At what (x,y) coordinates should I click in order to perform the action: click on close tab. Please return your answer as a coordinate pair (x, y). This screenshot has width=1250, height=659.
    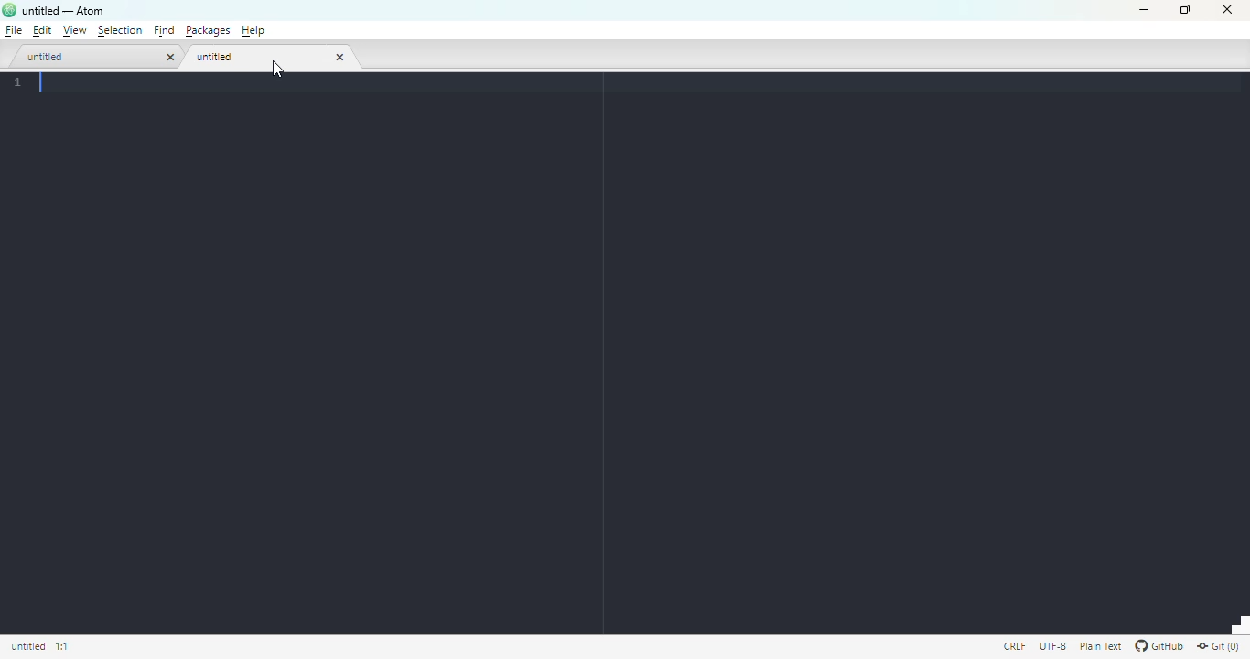
    Looking at the image, I should click on (339, 57).